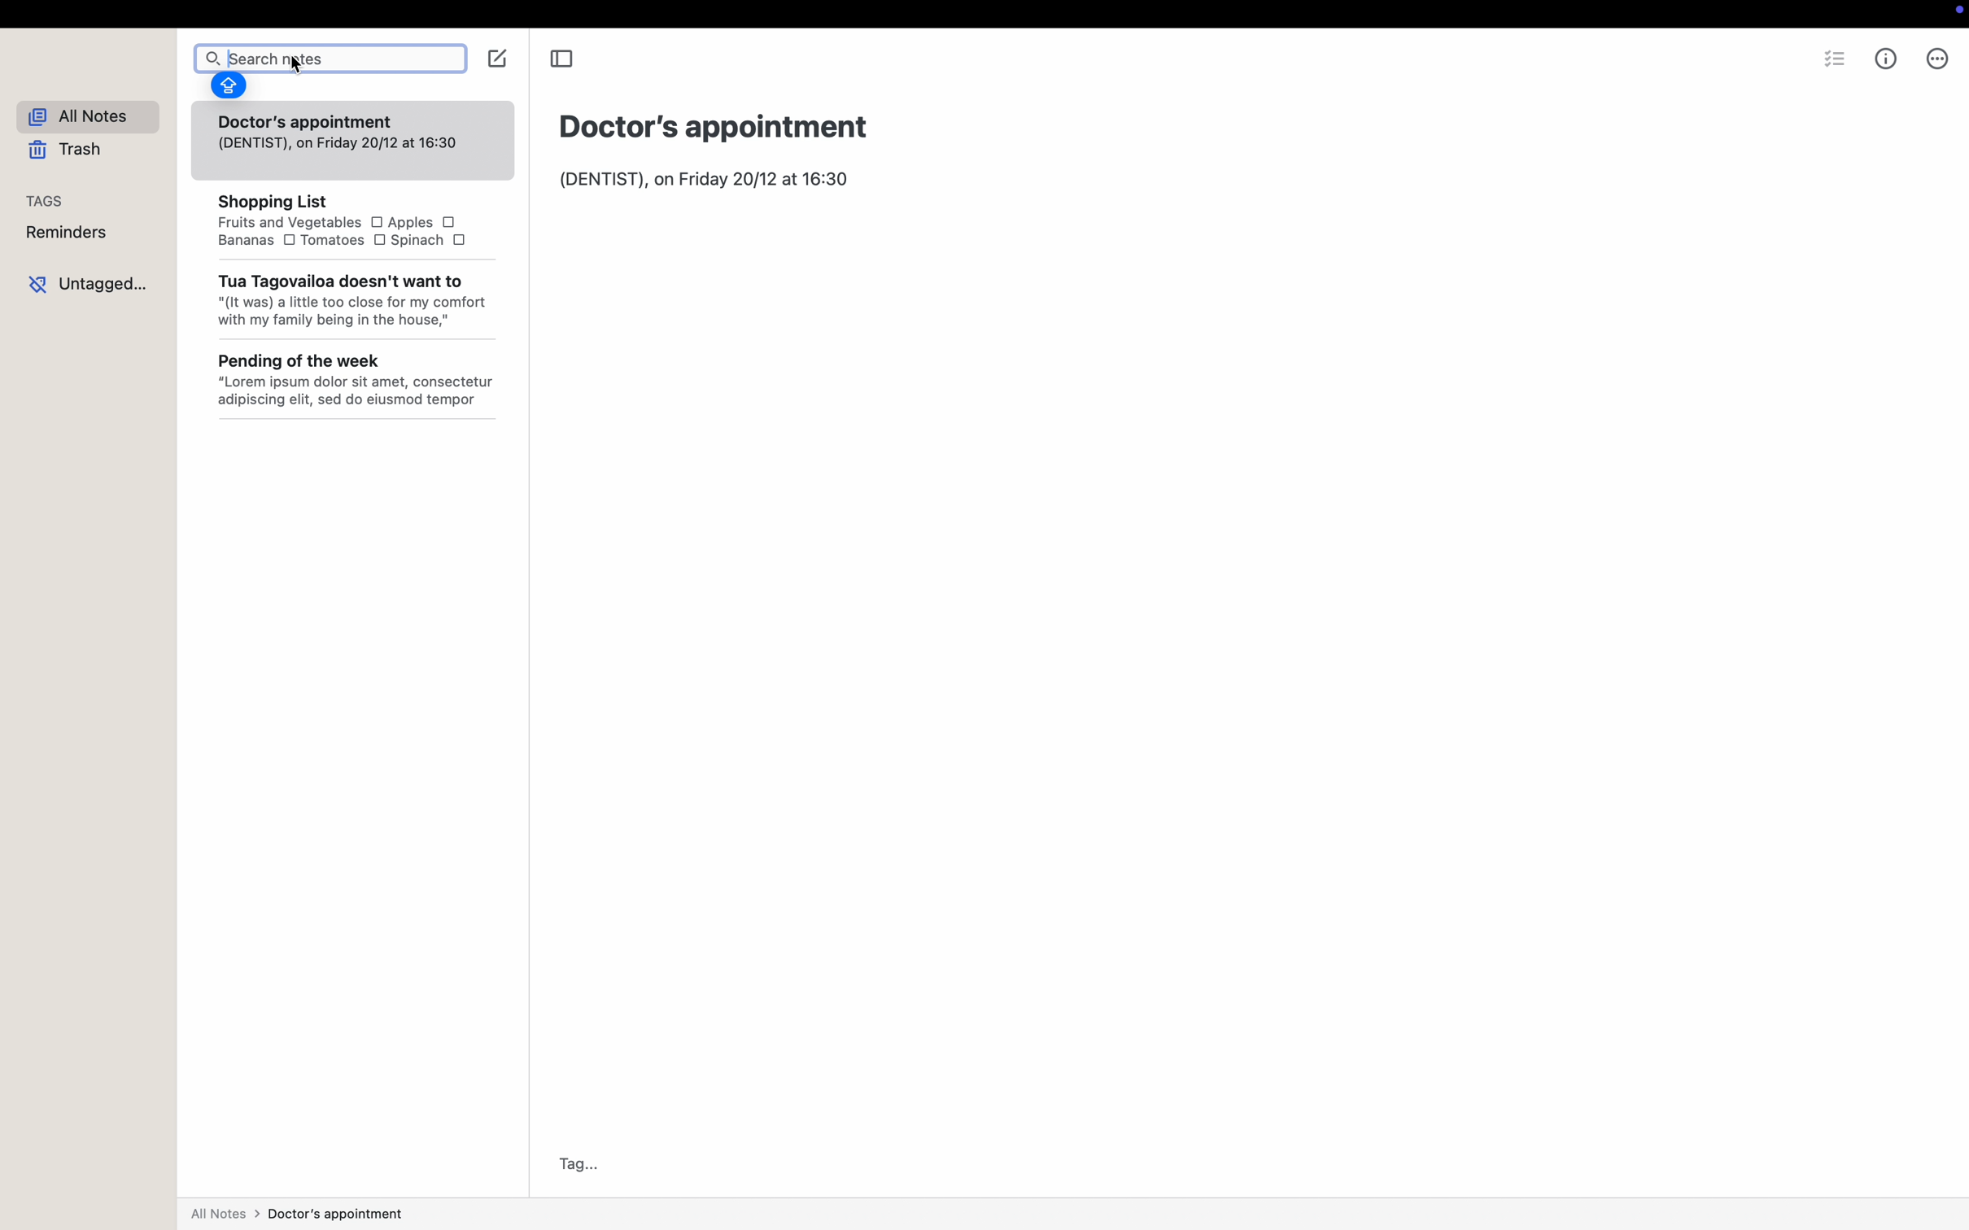 The height and width of the screenshot is (1230, 1969). What do you see at coordinates (340, 221) in the screenshot?
I see `Shopping List Fruits and Vegetables O Apples OBananas O Tomatoes O Spinach O` at bounding box center [340, 221].